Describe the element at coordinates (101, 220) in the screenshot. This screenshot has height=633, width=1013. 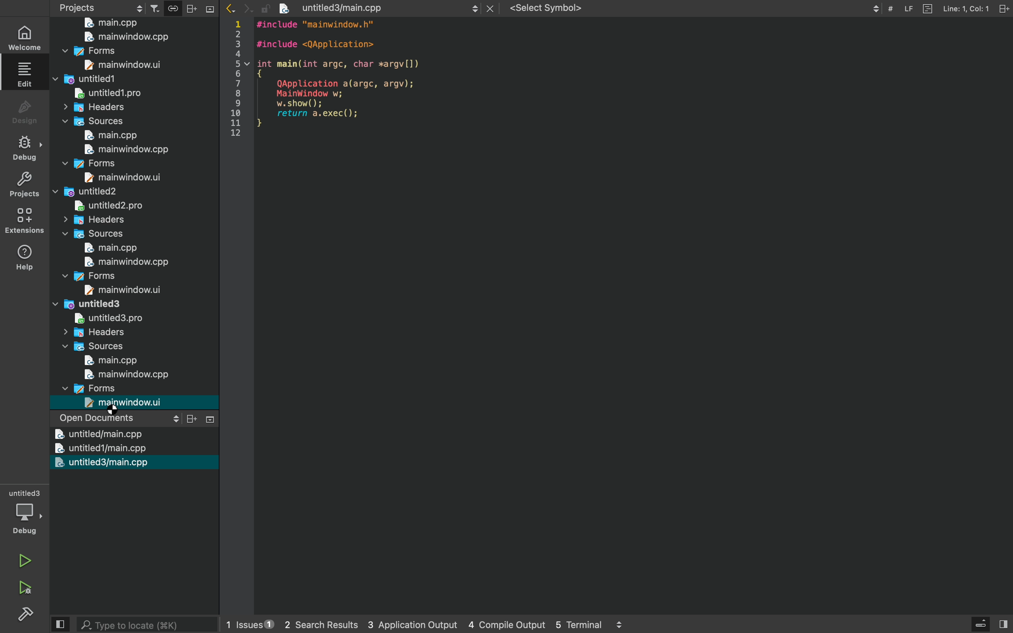
I see `untitled2` at that location.